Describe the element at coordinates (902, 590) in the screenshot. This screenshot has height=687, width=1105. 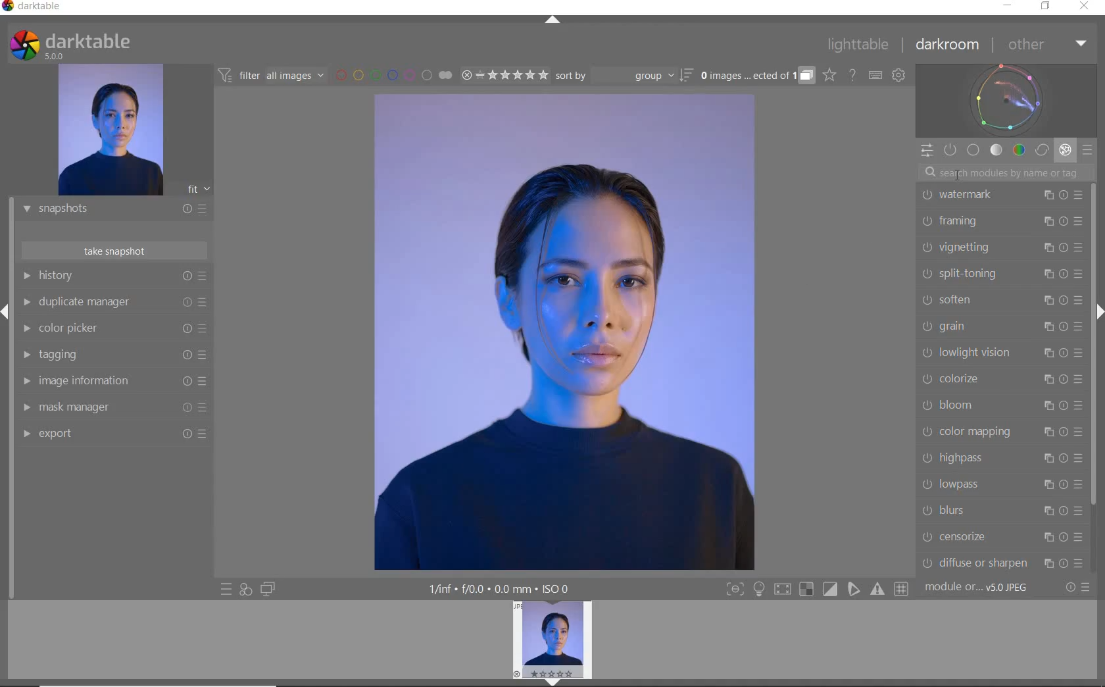
I see `Button` at that location.